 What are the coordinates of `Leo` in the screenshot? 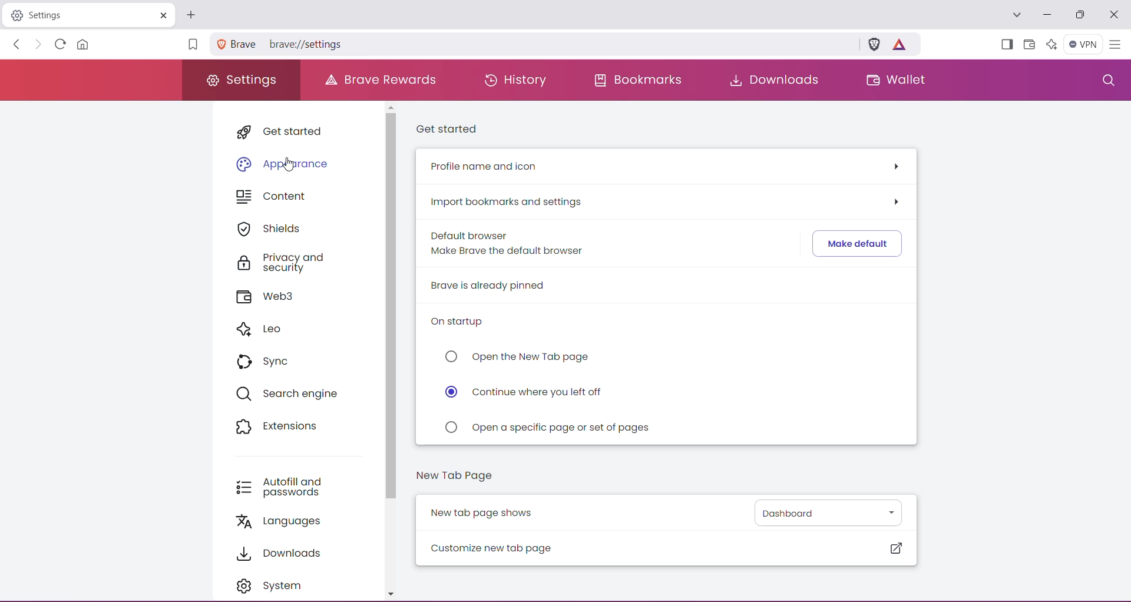 It's located at (256, 328).